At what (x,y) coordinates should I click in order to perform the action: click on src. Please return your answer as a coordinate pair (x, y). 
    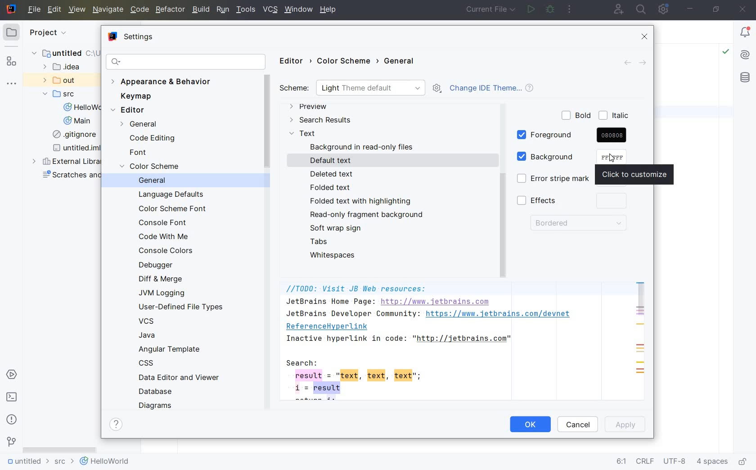
    Looking at the image, I should click on (63, 463).